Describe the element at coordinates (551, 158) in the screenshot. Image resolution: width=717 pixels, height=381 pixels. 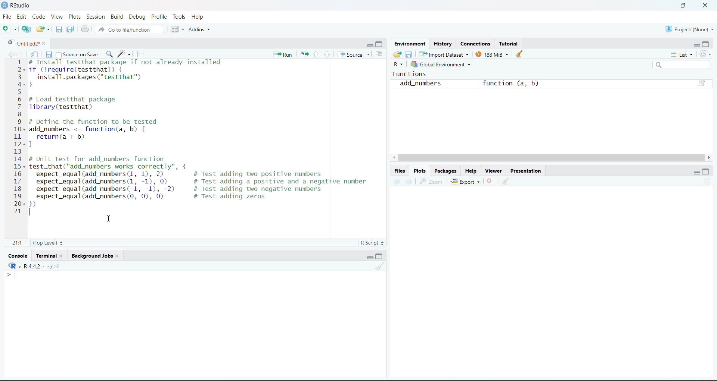
I see `horizontal scroll bar` at that location.